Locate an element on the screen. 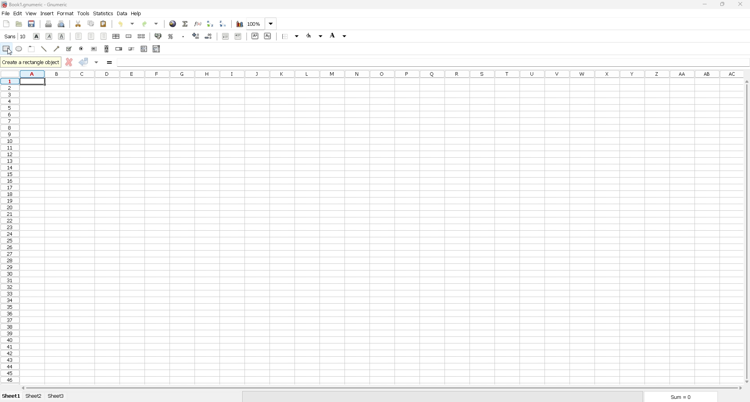 This screenshot has height=402, width=750. chart is located at coordinates (239, 24).